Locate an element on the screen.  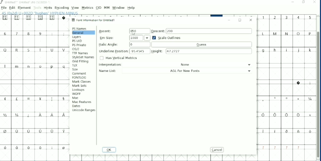
Name List is located at coordinates (177, 71).